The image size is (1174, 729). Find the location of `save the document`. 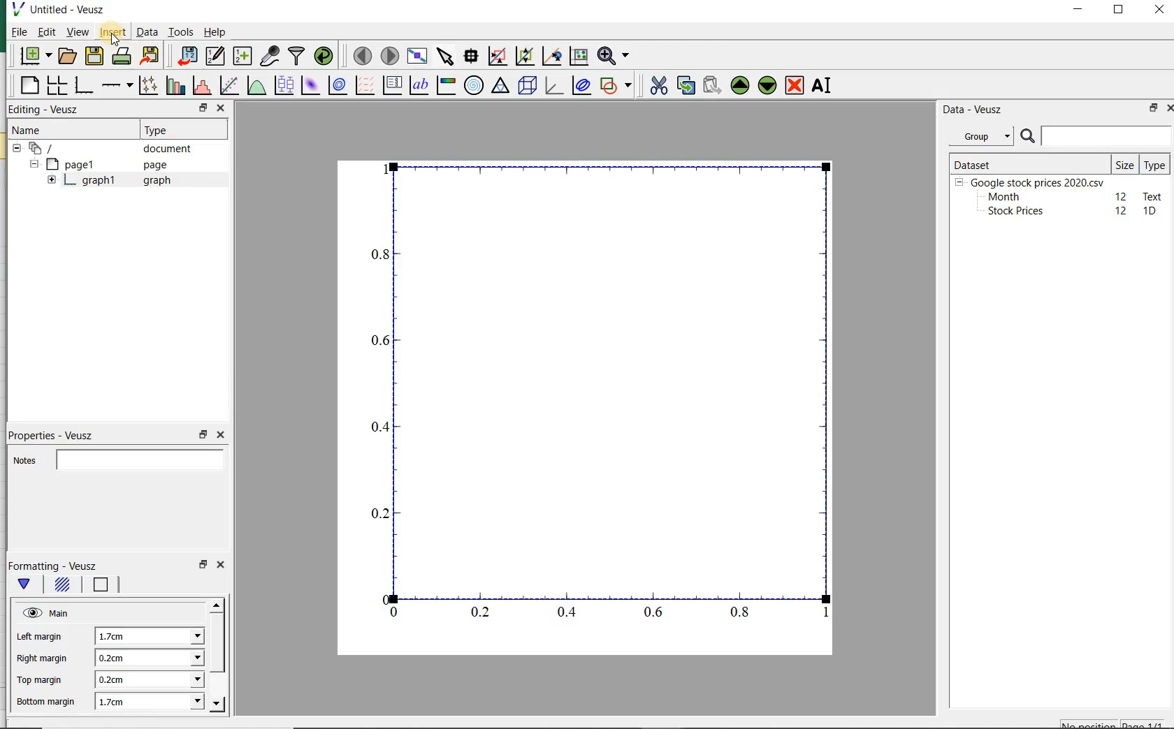

save the document is located at coordinates (94, 56).